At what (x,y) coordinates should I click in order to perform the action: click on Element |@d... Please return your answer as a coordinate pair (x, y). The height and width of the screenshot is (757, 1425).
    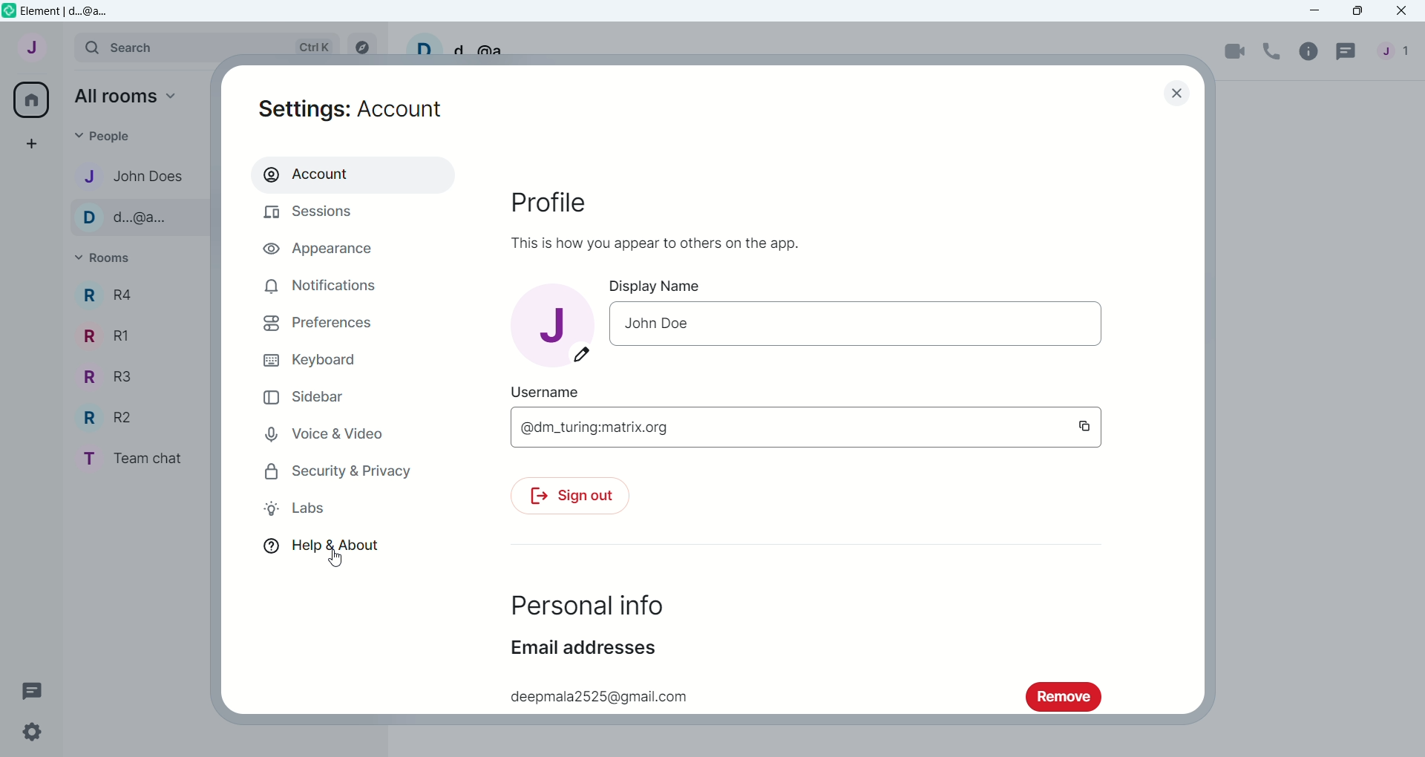
    Looking at the image, I should click on (70, 11).